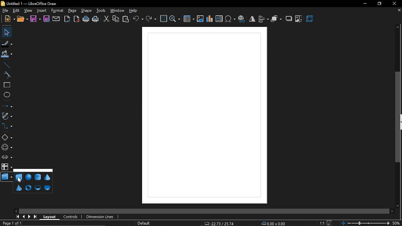 The height and width of the screenshot is (226, 402). Describe the element at coordinates (57, 19) in the screenshot. I see `attach` at that location.